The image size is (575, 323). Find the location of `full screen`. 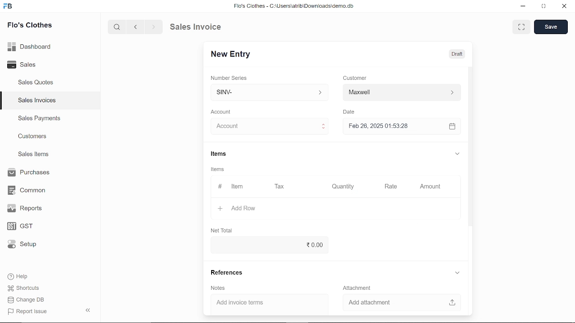

full screen is located at coordinates (521, 27).